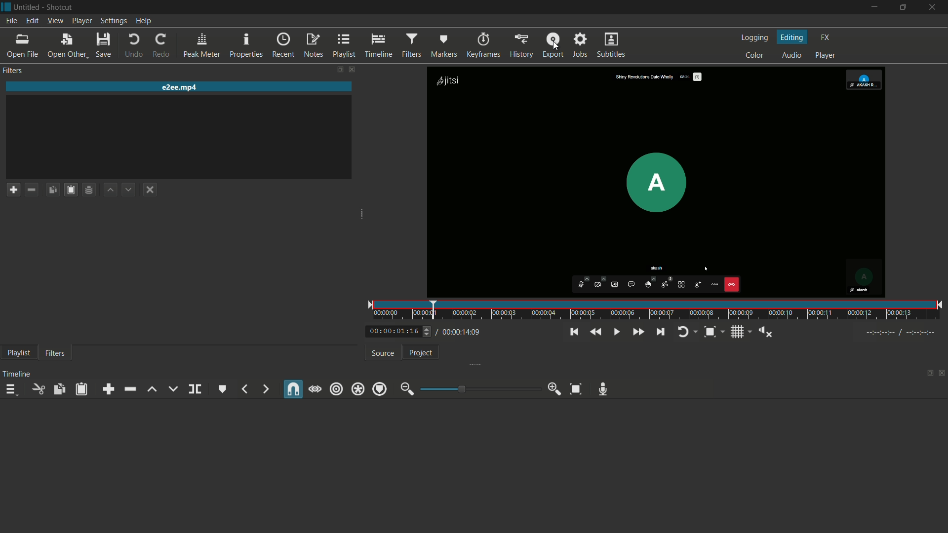  I want to click on source, so click(381, 353).